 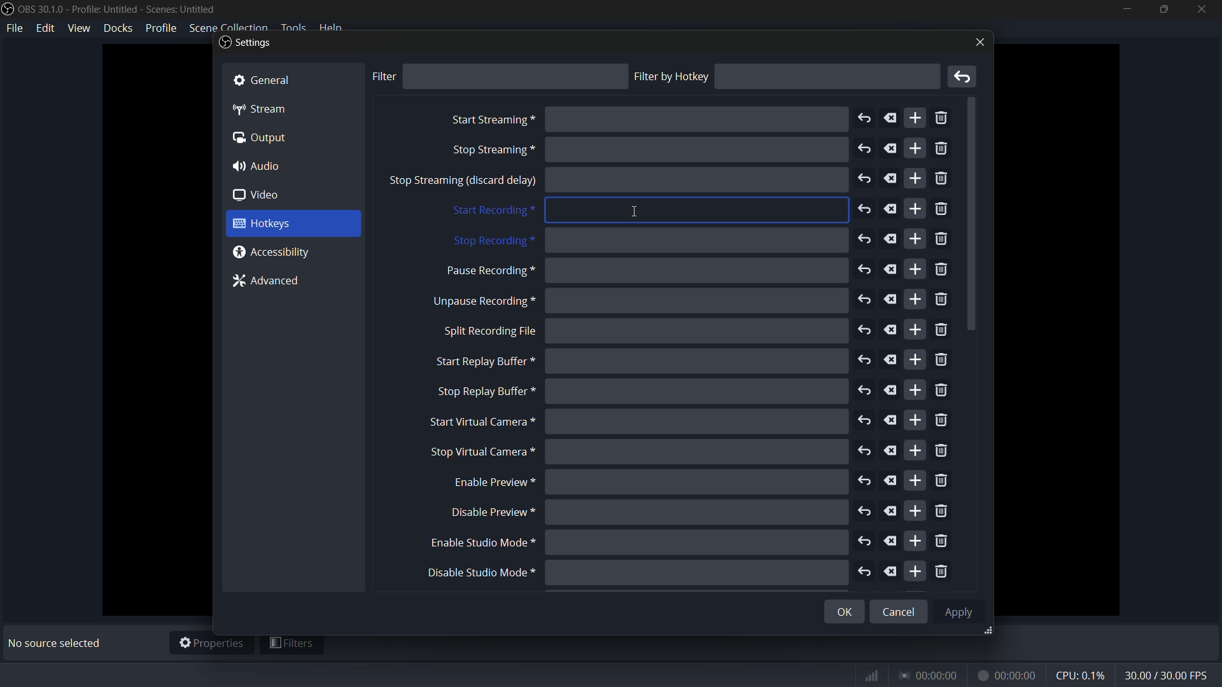 I want to click on & General, so click(x=274, y=78).